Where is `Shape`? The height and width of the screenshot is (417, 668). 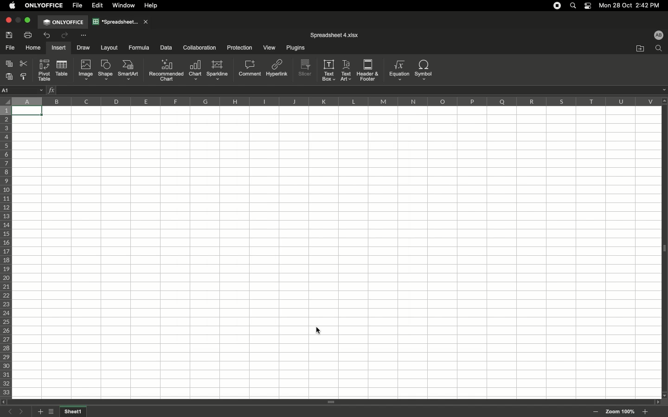 Shape is located at coordinates (105, 70).